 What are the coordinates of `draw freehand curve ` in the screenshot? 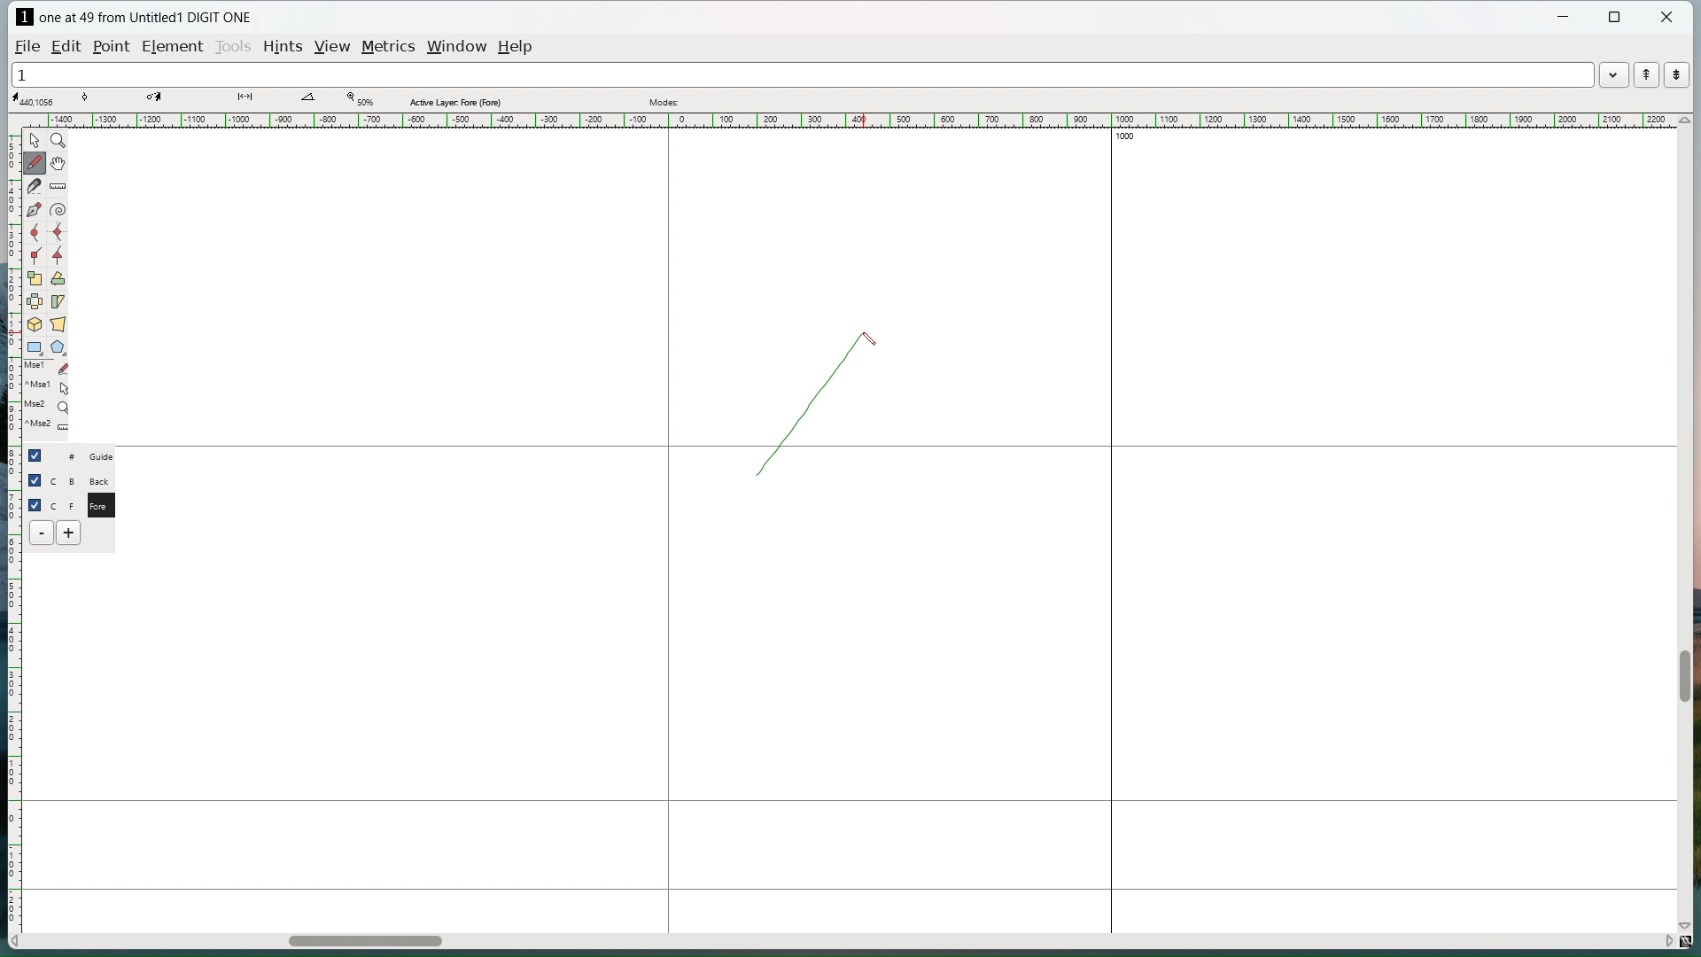 It's located at (36, 162).